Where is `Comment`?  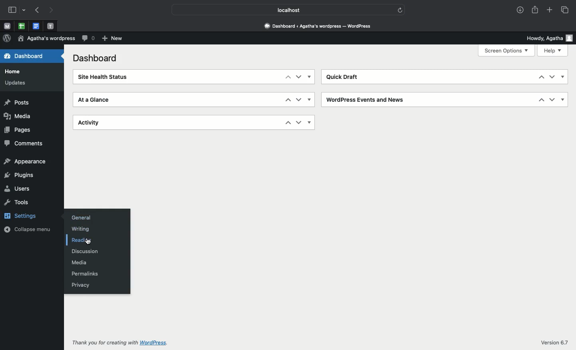 Comment is located at coordinates (89, 38).